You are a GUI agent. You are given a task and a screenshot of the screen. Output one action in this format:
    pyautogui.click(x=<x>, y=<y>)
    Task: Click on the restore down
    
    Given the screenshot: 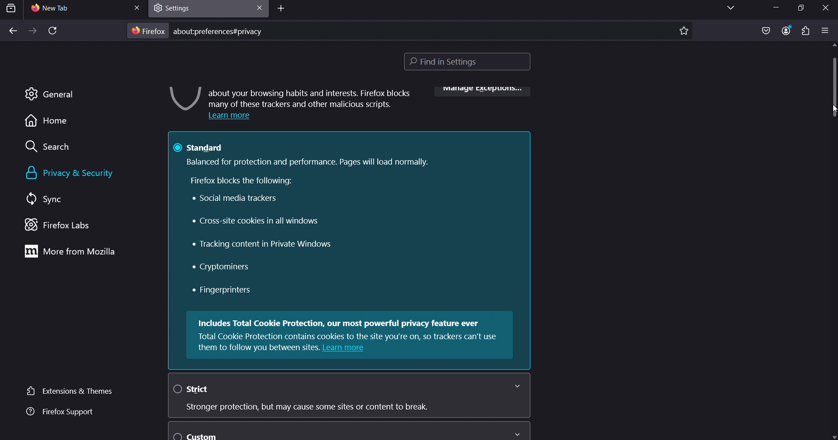 What is the action you would take?
    pyautogui.click(x=797, y=8)
    